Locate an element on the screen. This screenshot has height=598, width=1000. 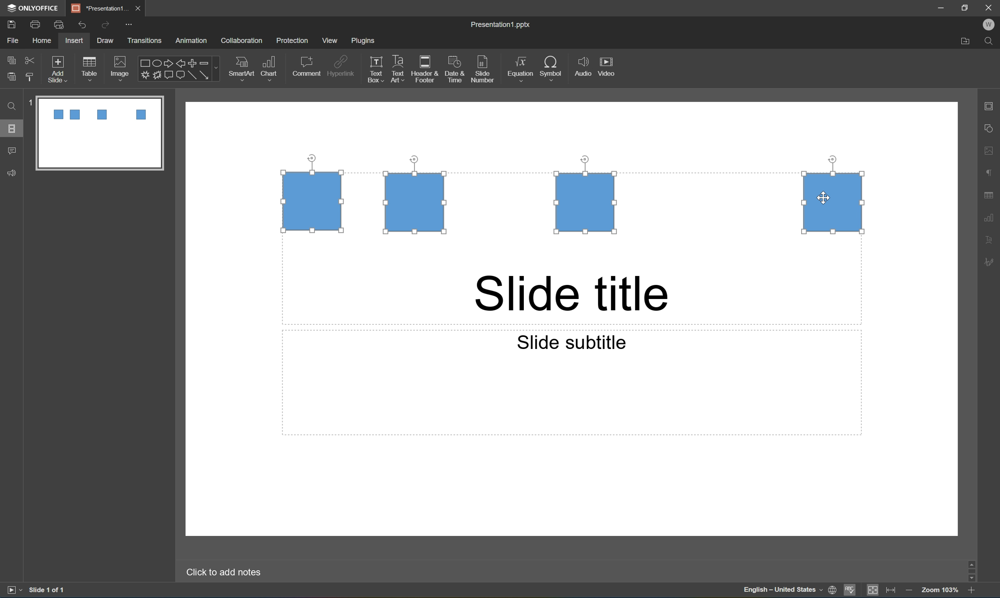
image settings is located at coordinates (992, 152).